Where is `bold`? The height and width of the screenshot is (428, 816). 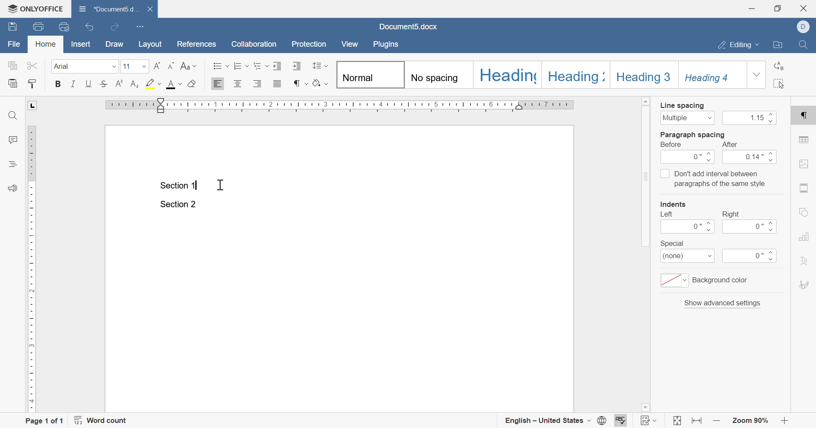
bold is located at coordinates (57, 84).